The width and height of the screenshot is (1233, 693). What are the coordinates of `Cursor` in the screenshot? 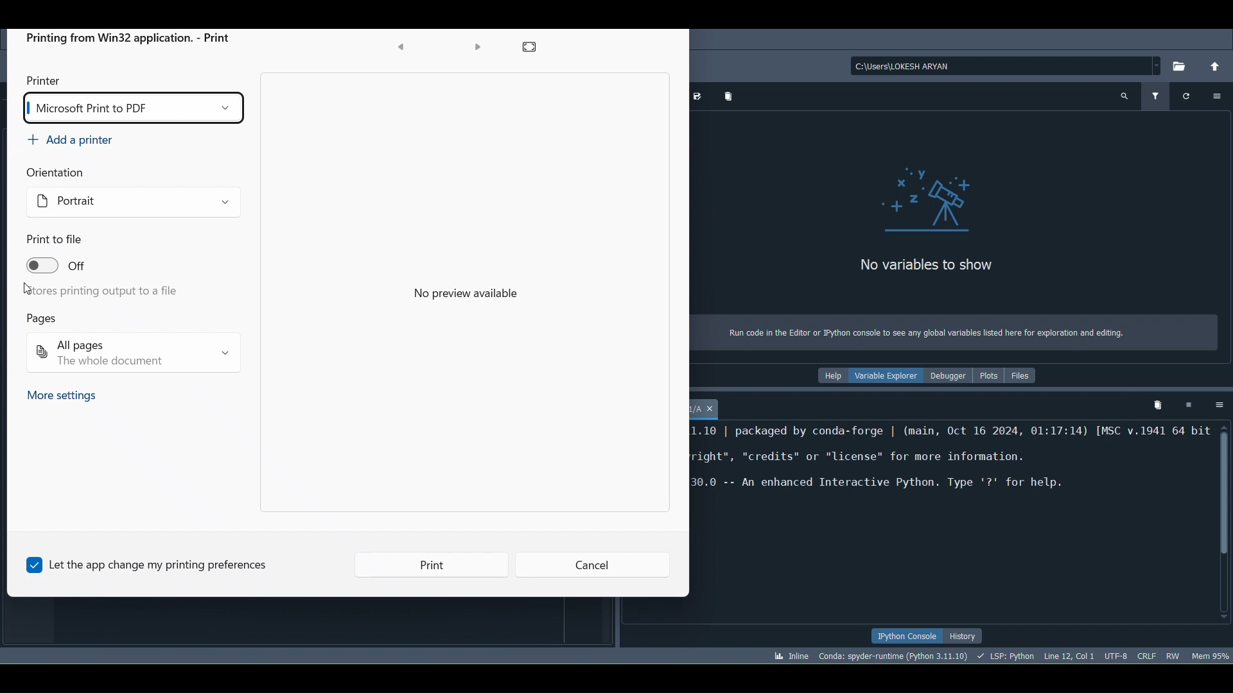 It's located at (1071, 657).